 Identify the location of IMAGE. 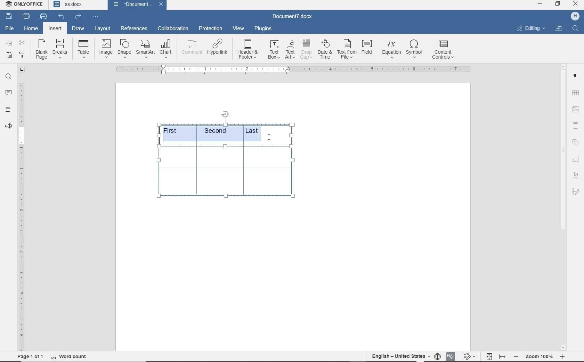
(576, 109).